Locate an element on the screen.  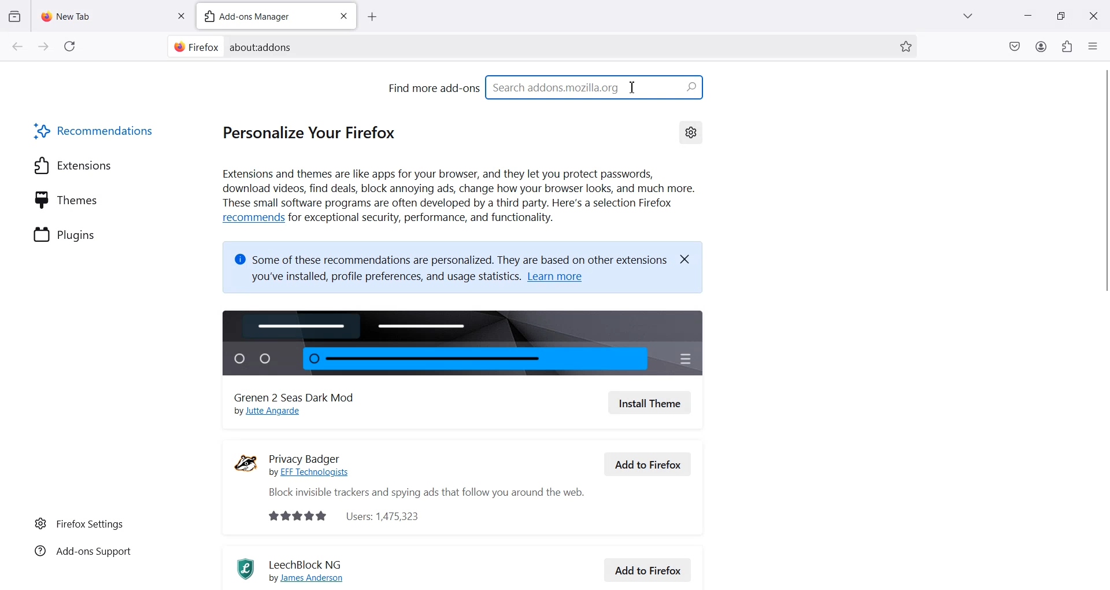
Text is located at coordinates (262, 47).